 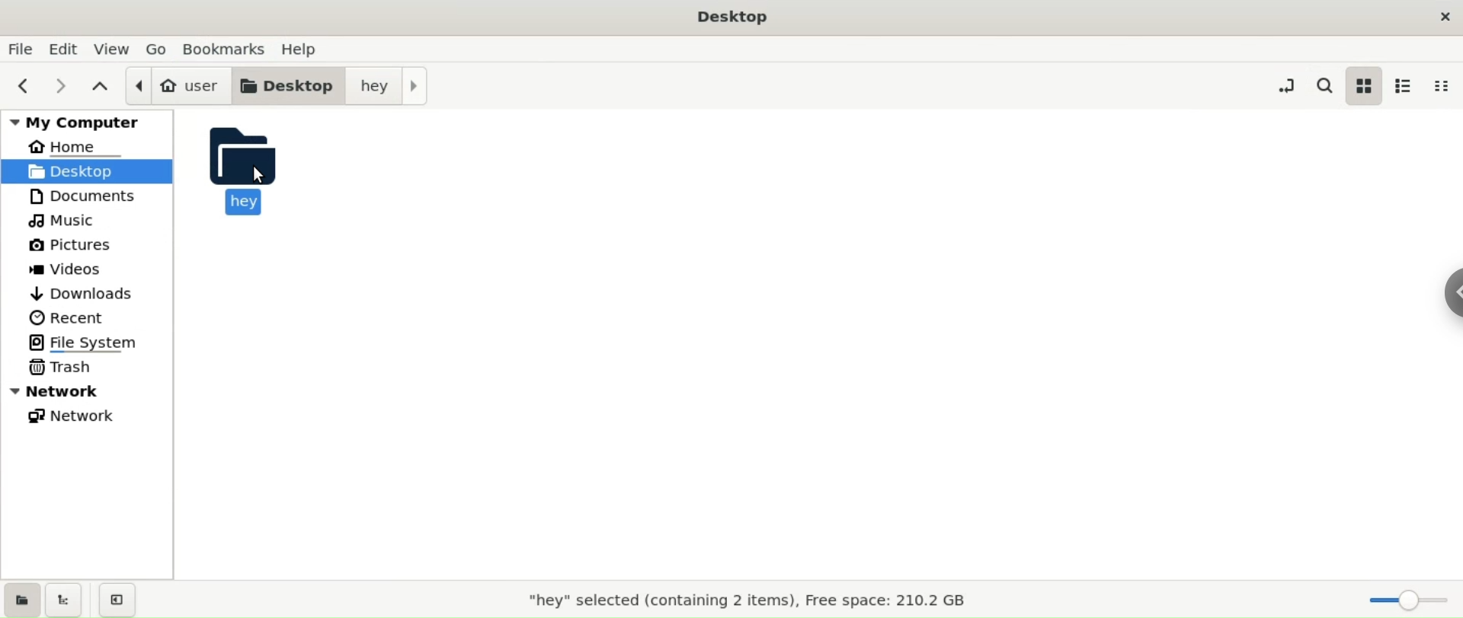 I want to click on "hey" selected(containing 2 items), Free space: 210.2 GB, so click(x=750, y=602).